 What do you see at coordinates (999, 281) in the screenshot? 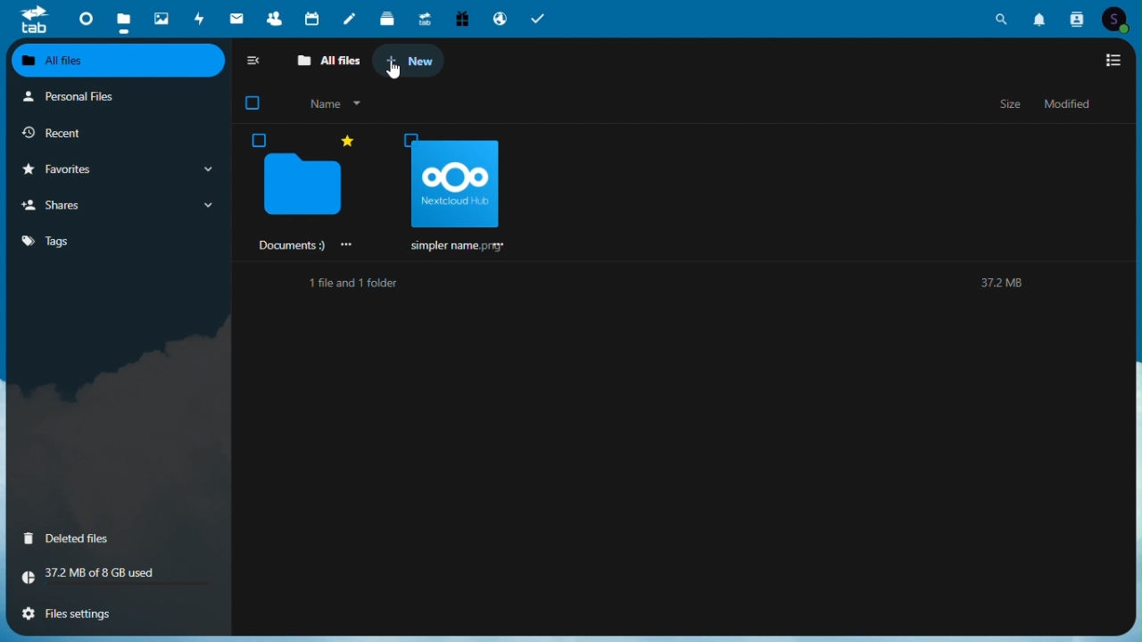
I see `372MB` at bounding box center [999, 281].